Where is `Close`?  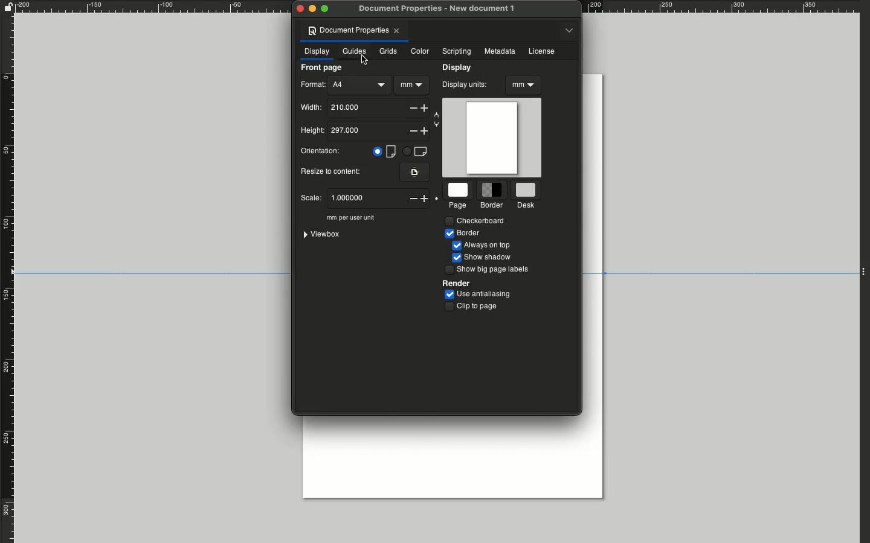
Close is located at coordinates (399, 31).